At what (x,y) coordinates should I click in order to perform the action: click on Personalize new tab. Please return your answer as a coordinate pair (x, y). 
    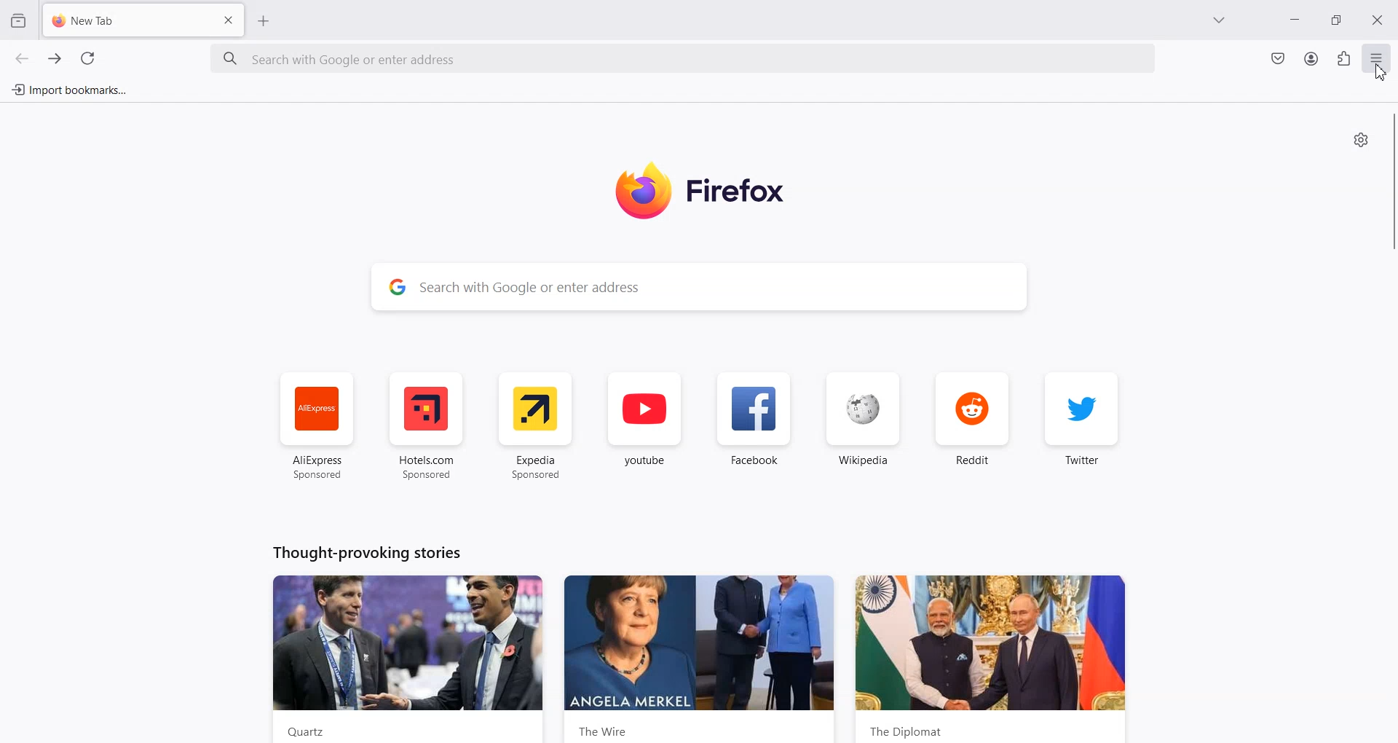
    Looking at the image, I should click on (1361, 139).